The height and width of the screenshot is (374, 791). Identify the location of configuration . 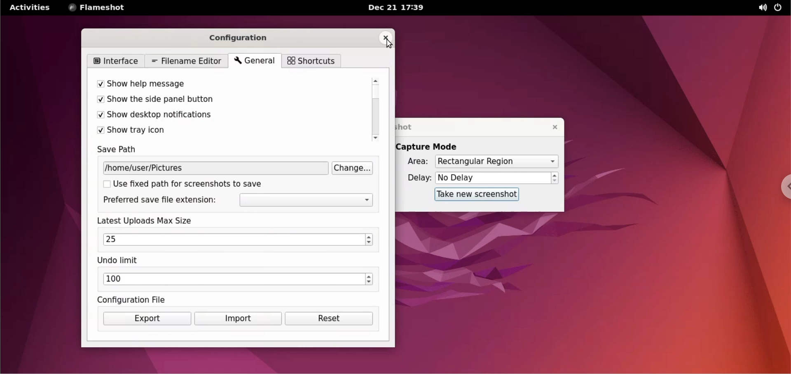
(244, 37).